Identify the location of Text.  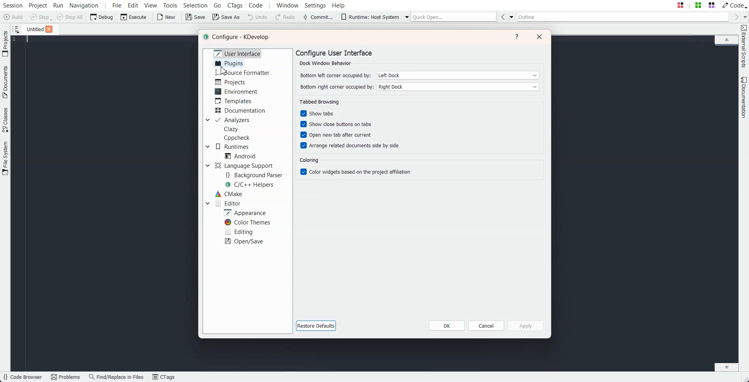
(238, 37).